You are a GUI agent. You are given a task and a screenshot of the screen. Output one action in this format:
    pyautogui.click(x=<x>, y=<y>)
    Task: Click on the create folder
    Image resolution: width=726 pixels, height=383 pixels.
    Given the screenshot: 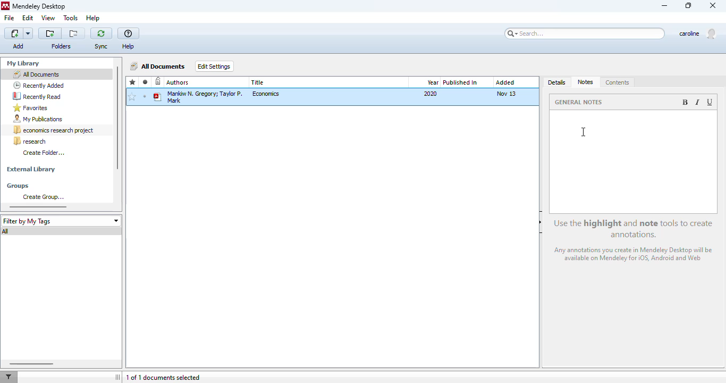 What is the action you would take?
    pyautogui.click(x=44, y=152)
    